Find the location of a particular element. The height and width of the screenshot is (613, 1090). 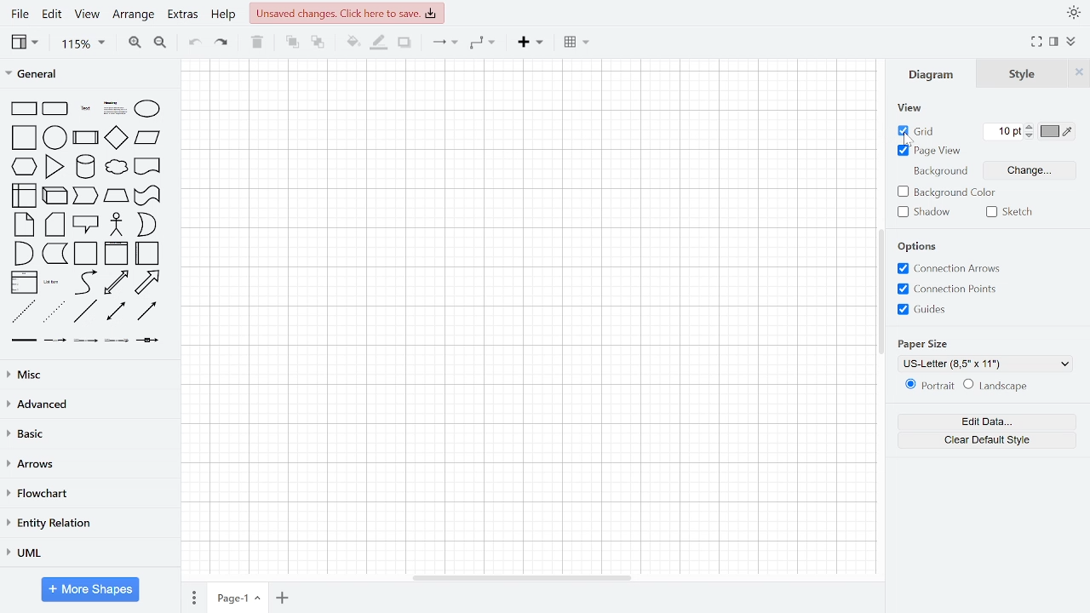

connection arrows is located at coordinates (952, 269).